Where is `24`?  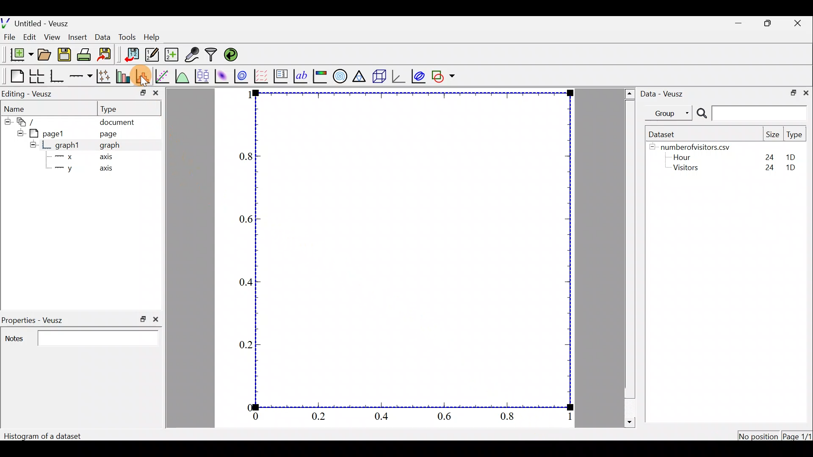
24 is located at coordinates (765, 155).